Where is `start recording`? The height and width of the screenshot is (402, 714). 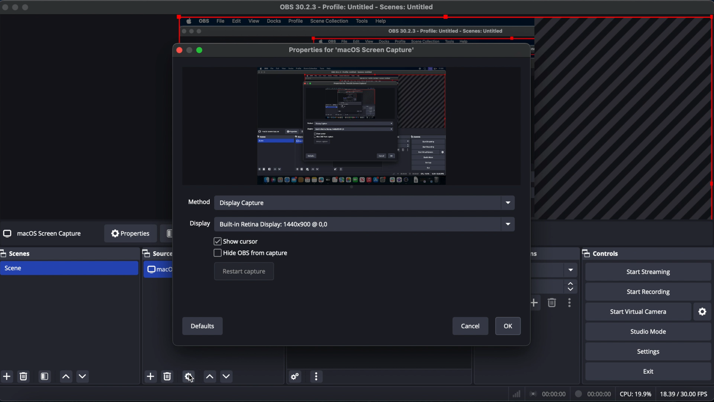 start recording is located at coordinates (650, 292).